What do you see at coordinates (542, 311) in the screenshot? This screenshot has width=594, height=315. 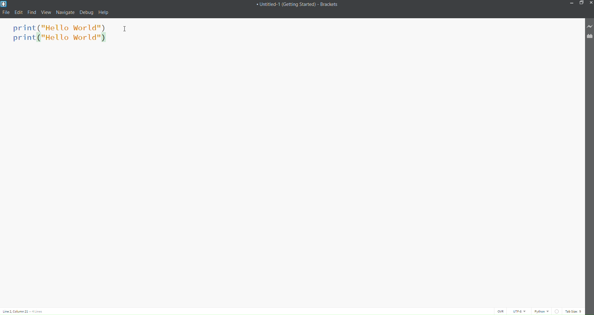 I see `programming language` at bounding box center [542, 311].